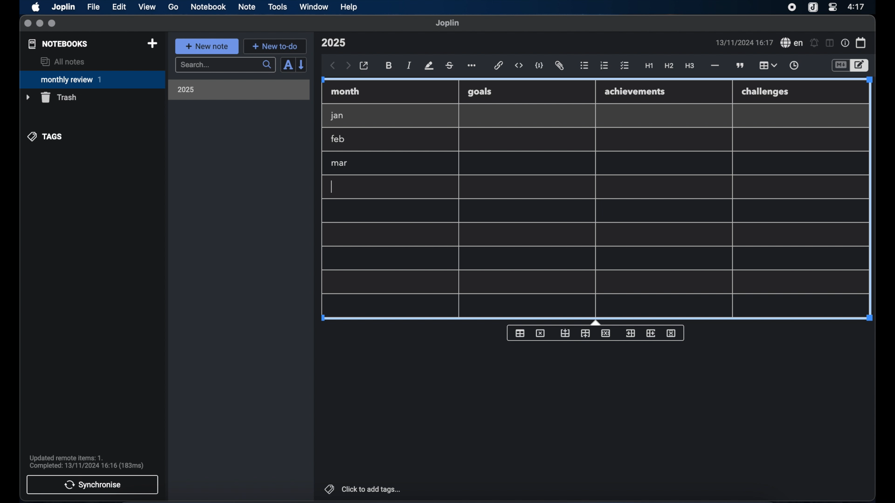 The image size is (895, 503). What do you see at coordinates (539, 66) in the screenshot?
I see `code` at bounding box center [539, 66].